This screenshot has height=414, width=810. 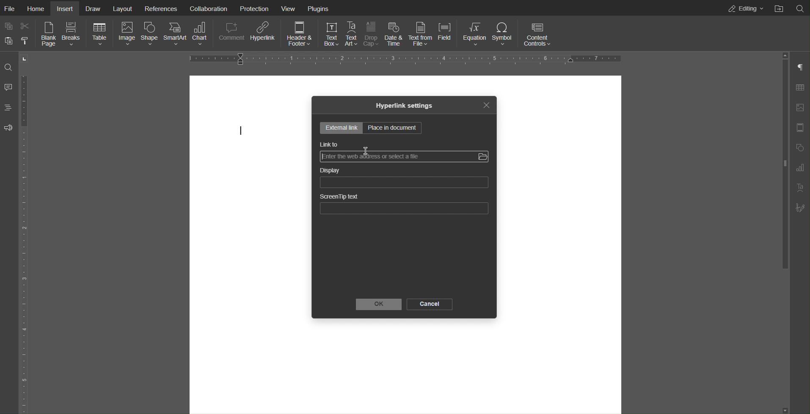 I want to click on Signature, so click(x=800, y=207).